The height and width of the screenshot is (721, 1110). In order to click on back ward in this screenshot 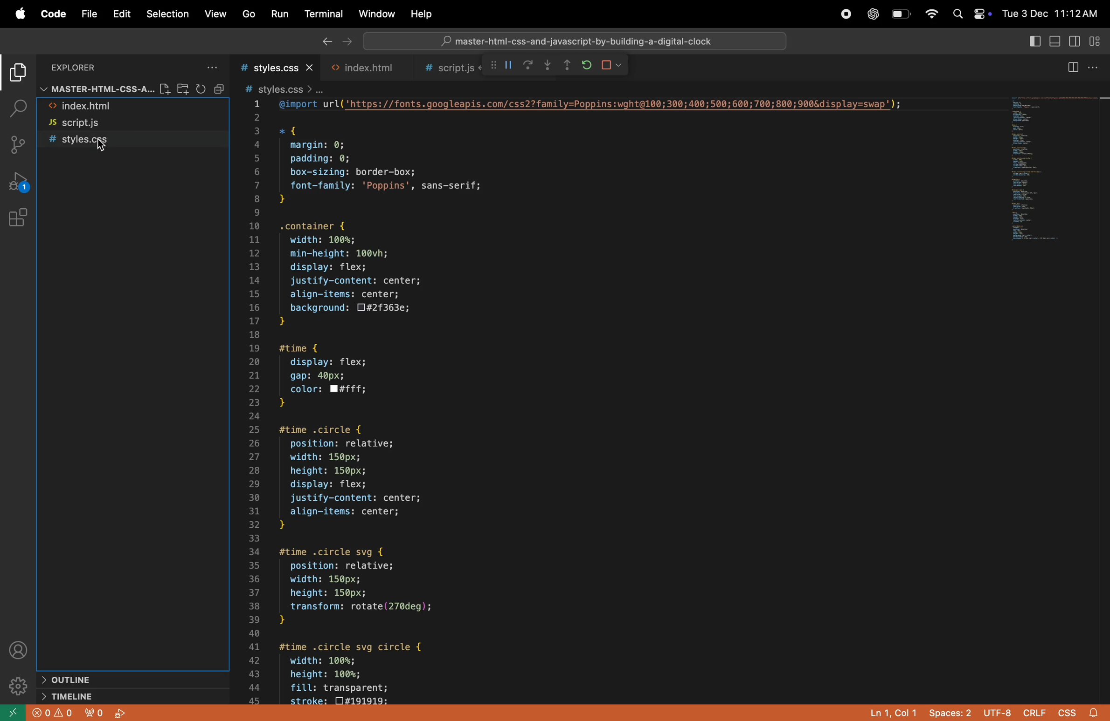, I will do `click(323, 42)`.